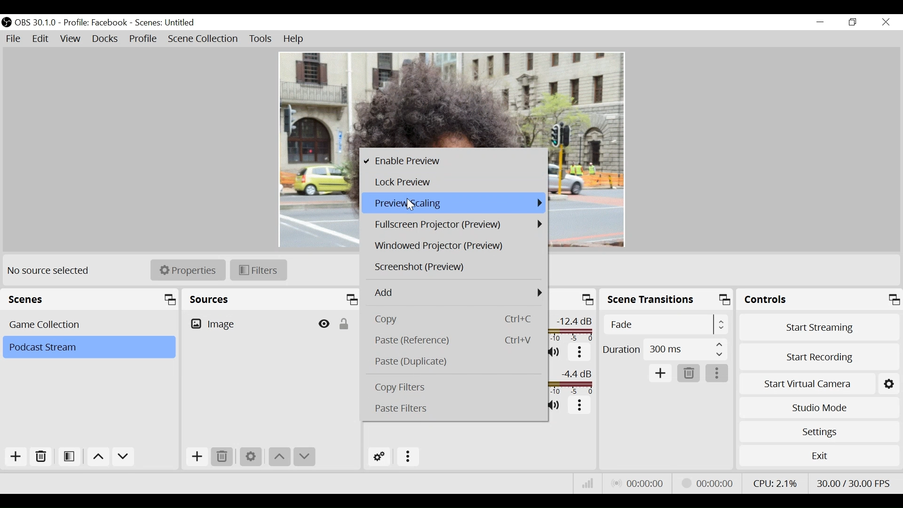 The height and width of the screenshot is (508, 903). What do you see at coordinates (272, 299) in the screenshot?
I see `Sources Panel` at bounding box center [272, 299].